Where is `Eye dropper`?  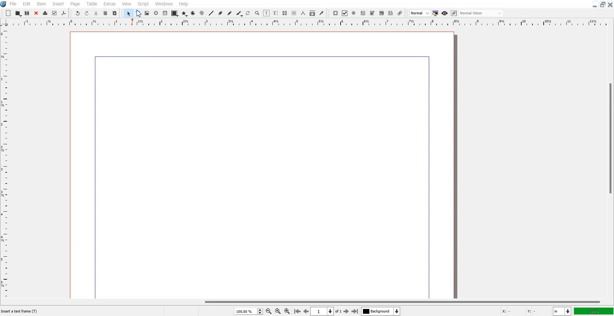 Eye dropper is located at coordinates (321, 13).